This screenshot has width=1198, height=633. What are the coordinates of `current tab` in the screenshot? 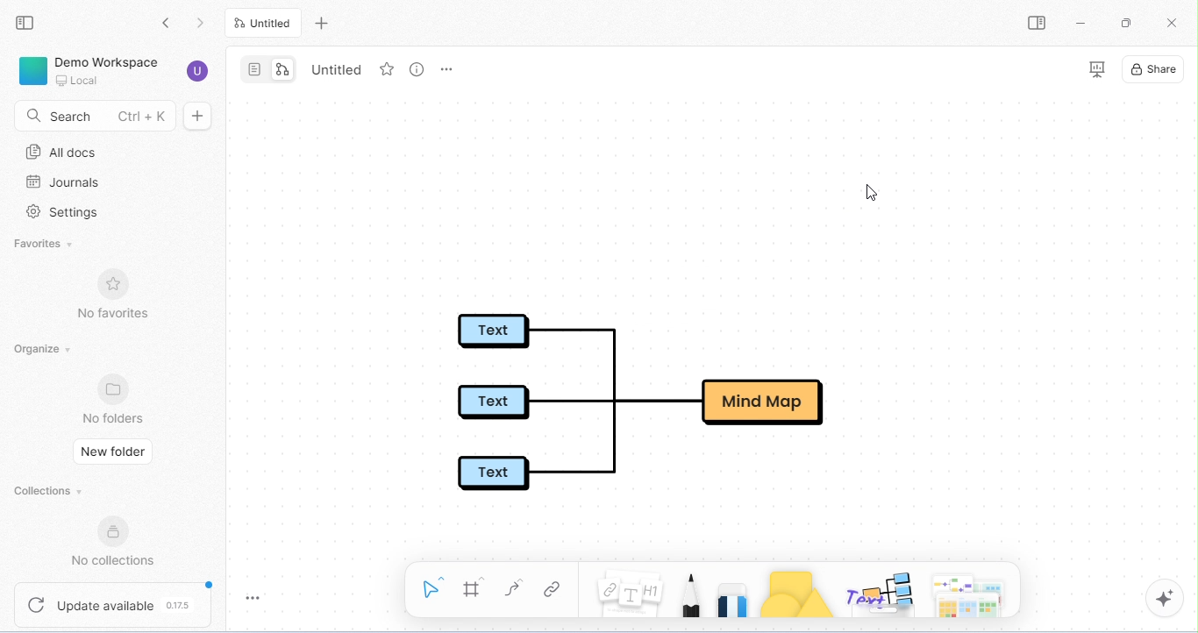 It's located at (261, 22).